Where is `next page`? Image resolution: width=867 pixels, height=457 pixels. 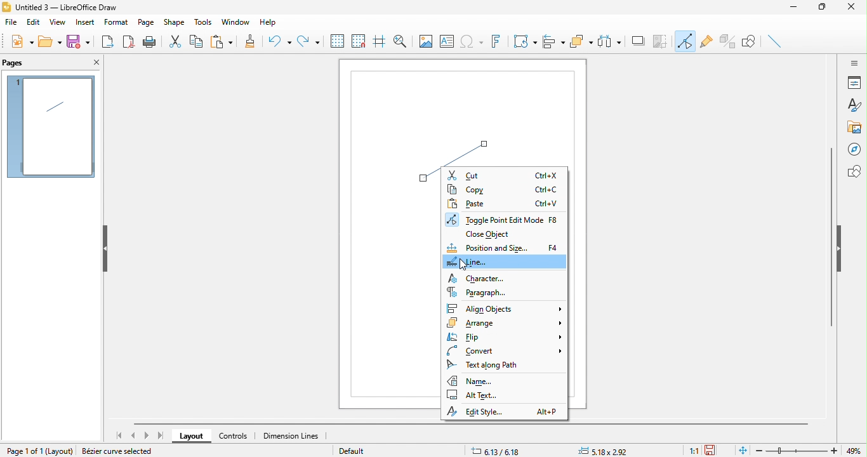
next page is located at coordinates (147, 436).